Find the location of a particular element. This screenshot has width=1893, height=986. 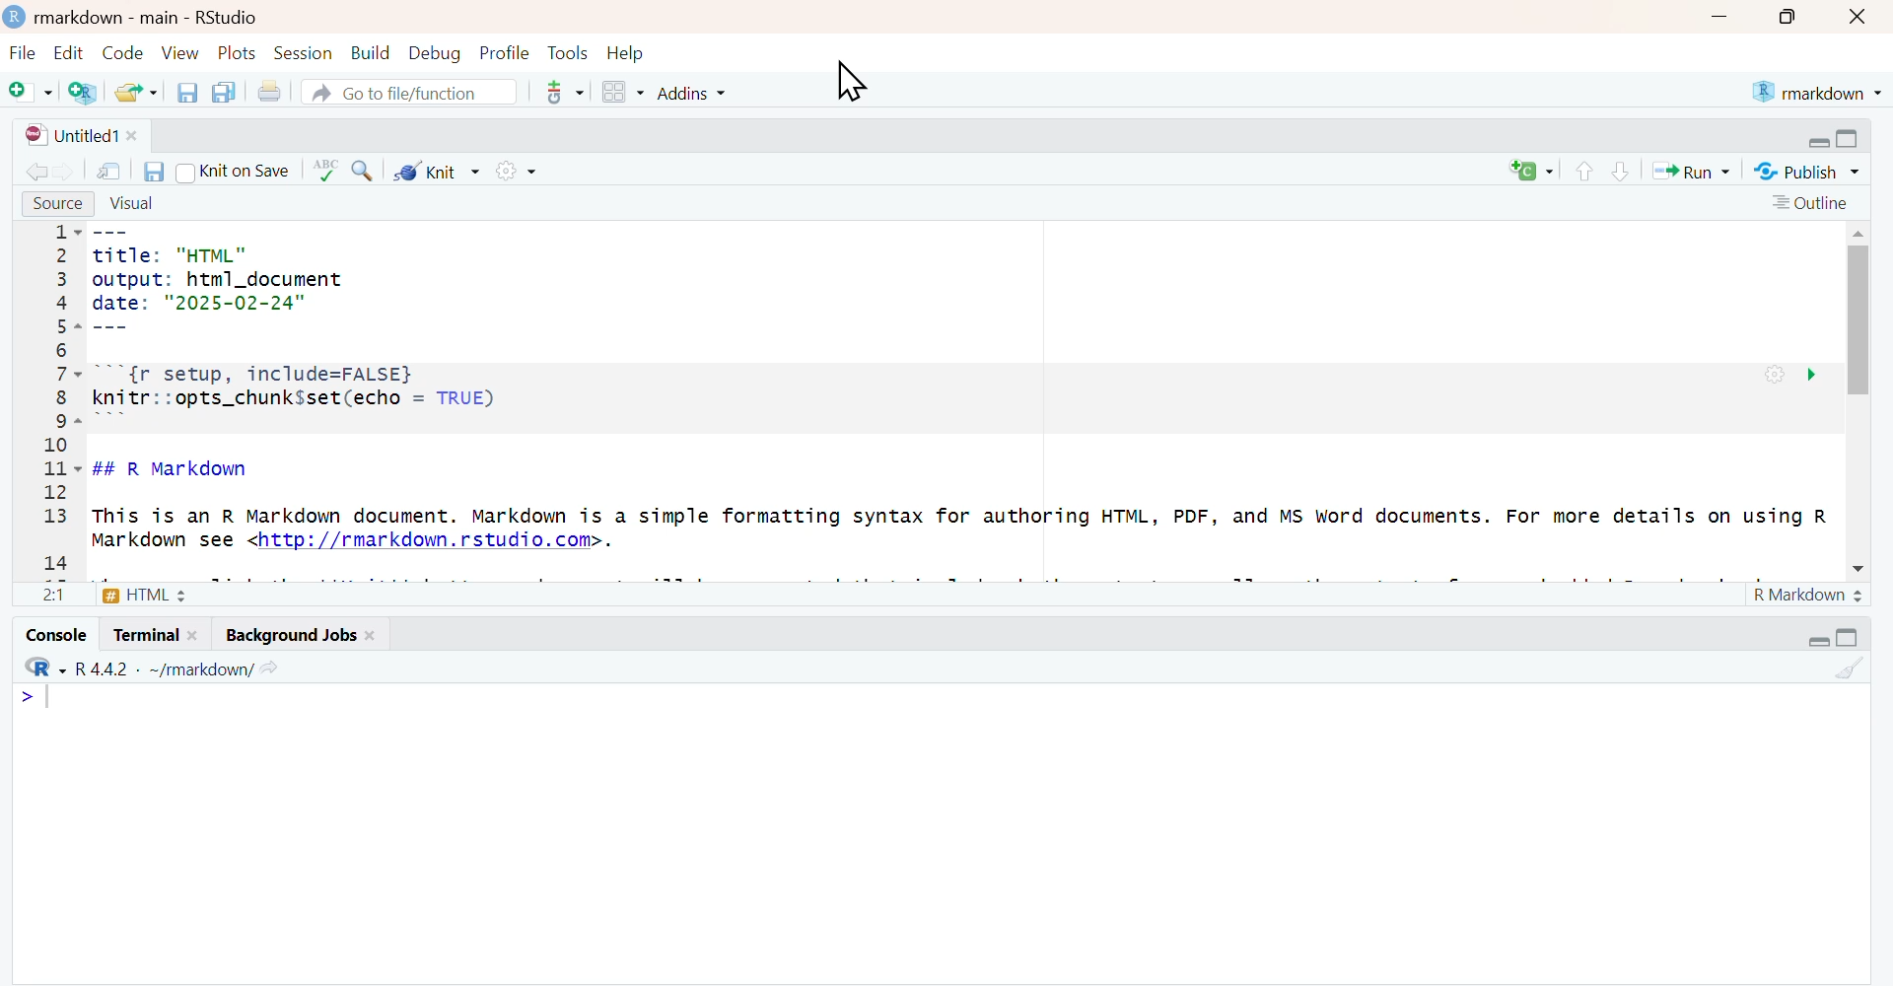

Go forward to next source location is located at coordinates (65, 171).